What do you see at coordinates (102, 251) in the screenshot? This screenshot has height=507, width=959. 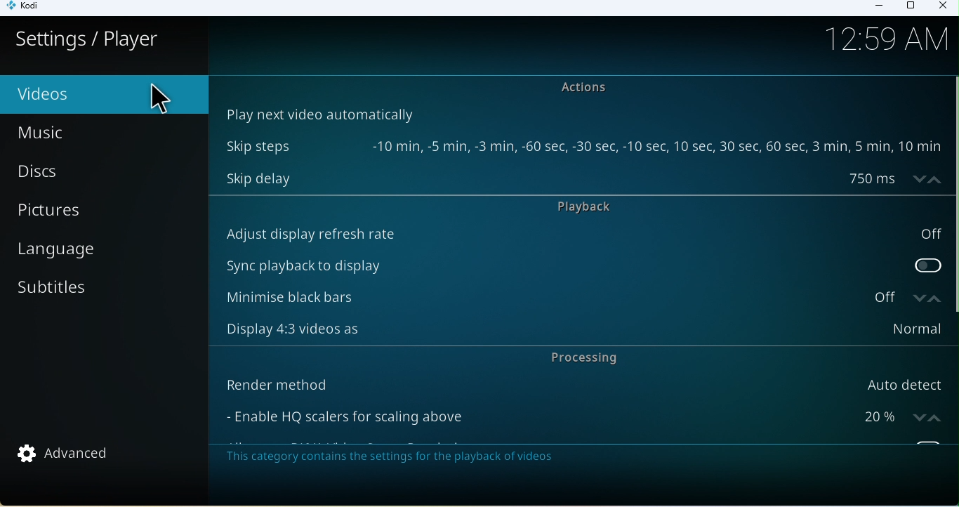 I see `Language` at bounding box center [102, 251].